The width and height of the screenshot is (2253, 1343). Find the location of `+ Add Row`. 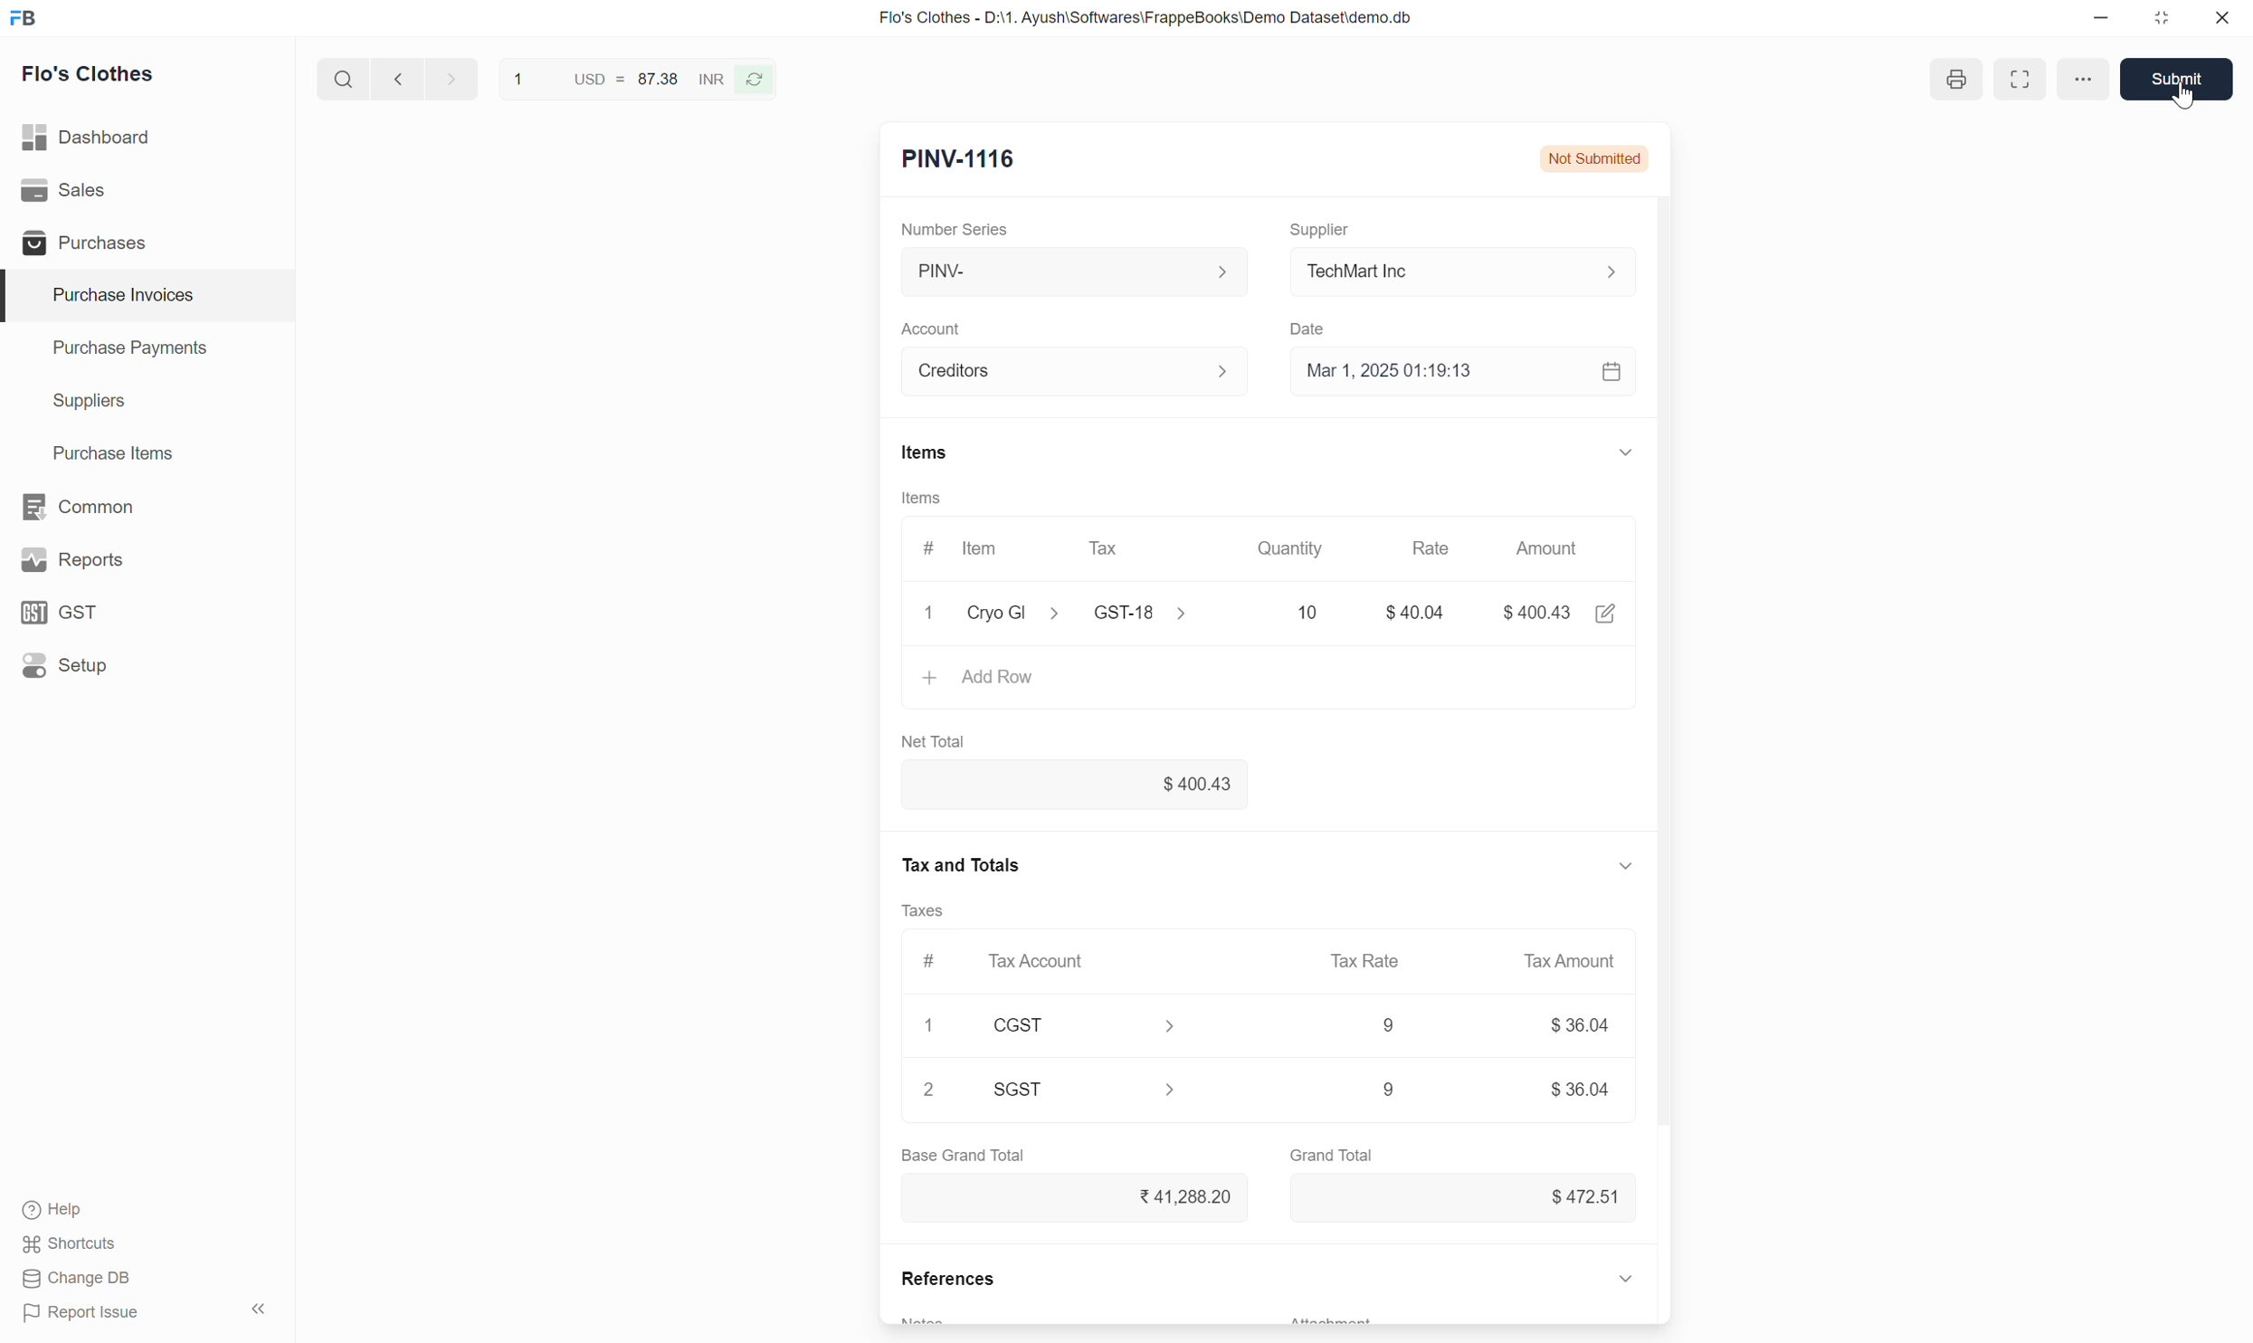

+ Add Row is located at coordinates (984, 676).